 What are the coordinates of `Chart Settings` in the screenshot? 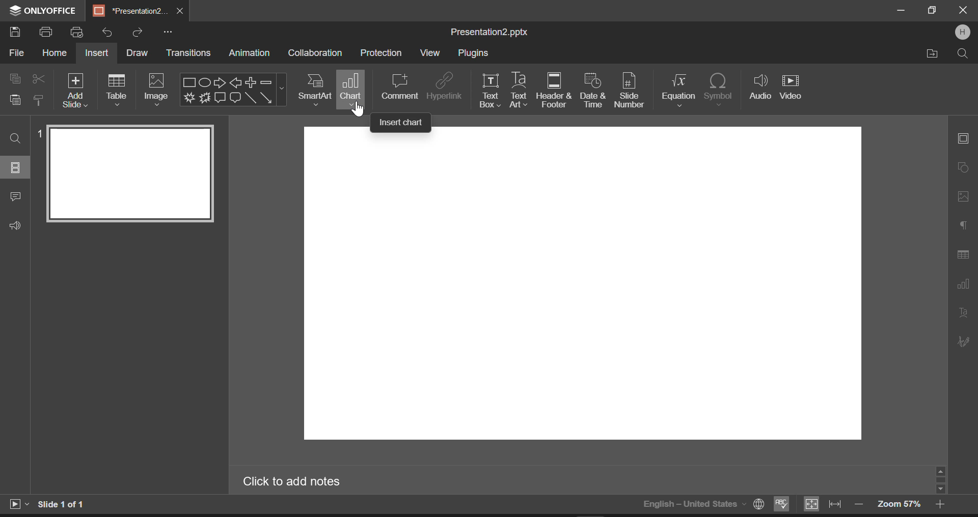 It's located at (962, 283).